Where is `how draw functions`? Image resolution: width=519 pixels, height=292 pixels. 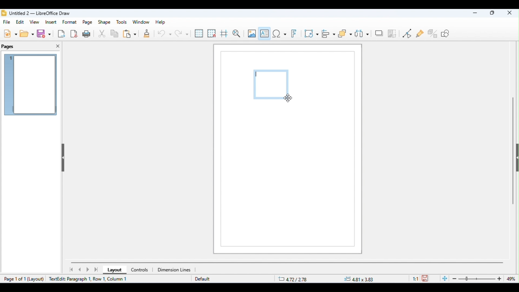 how draw functions is located at coordinates (446, 33).